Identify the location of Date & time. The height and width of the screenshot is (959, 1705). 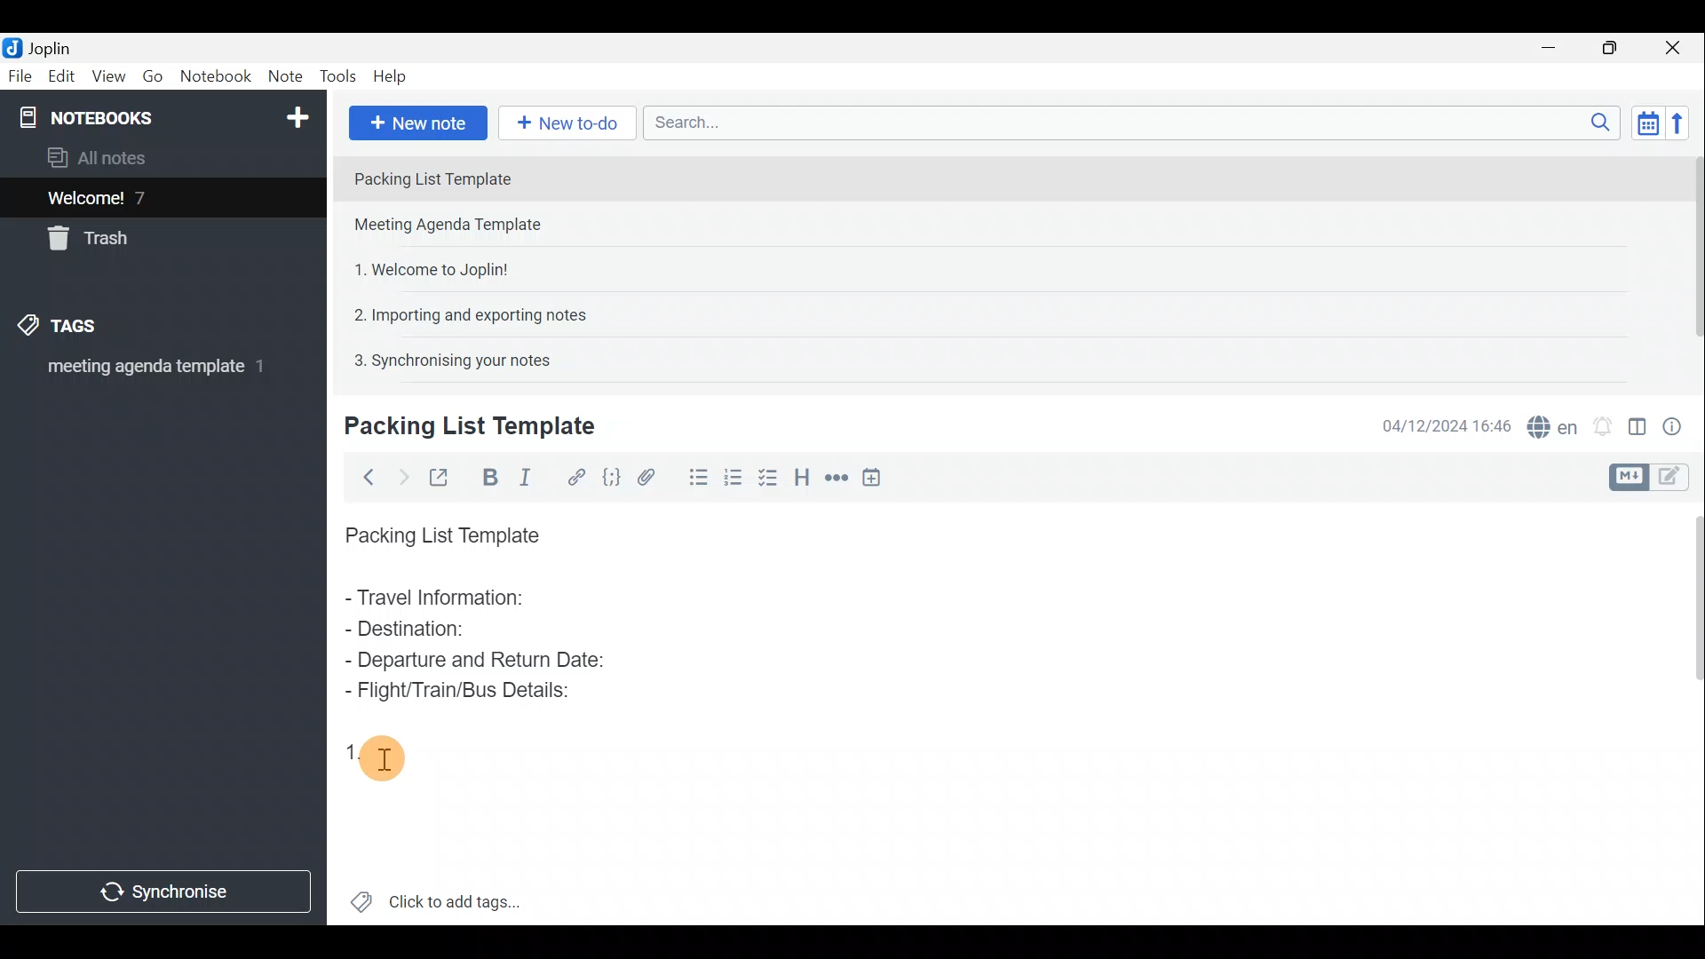
(1447, 424).